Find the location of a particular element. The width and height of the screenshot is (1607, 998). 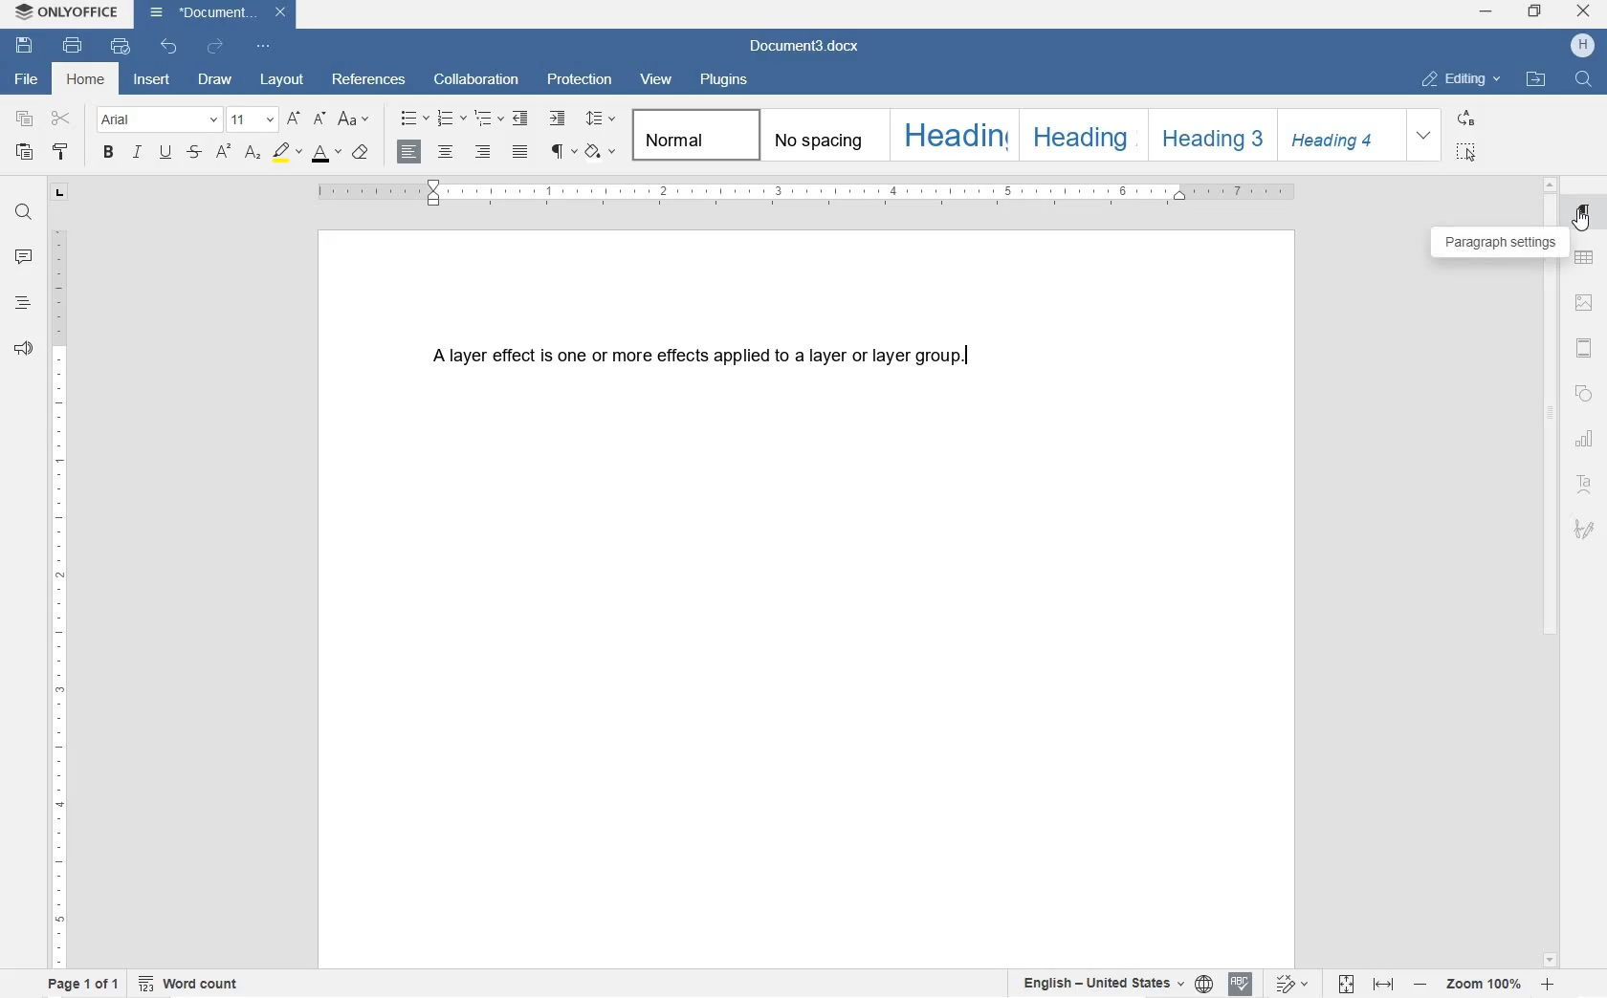

DOCUMENT3.DOCX is located at coordinates (810, 44).